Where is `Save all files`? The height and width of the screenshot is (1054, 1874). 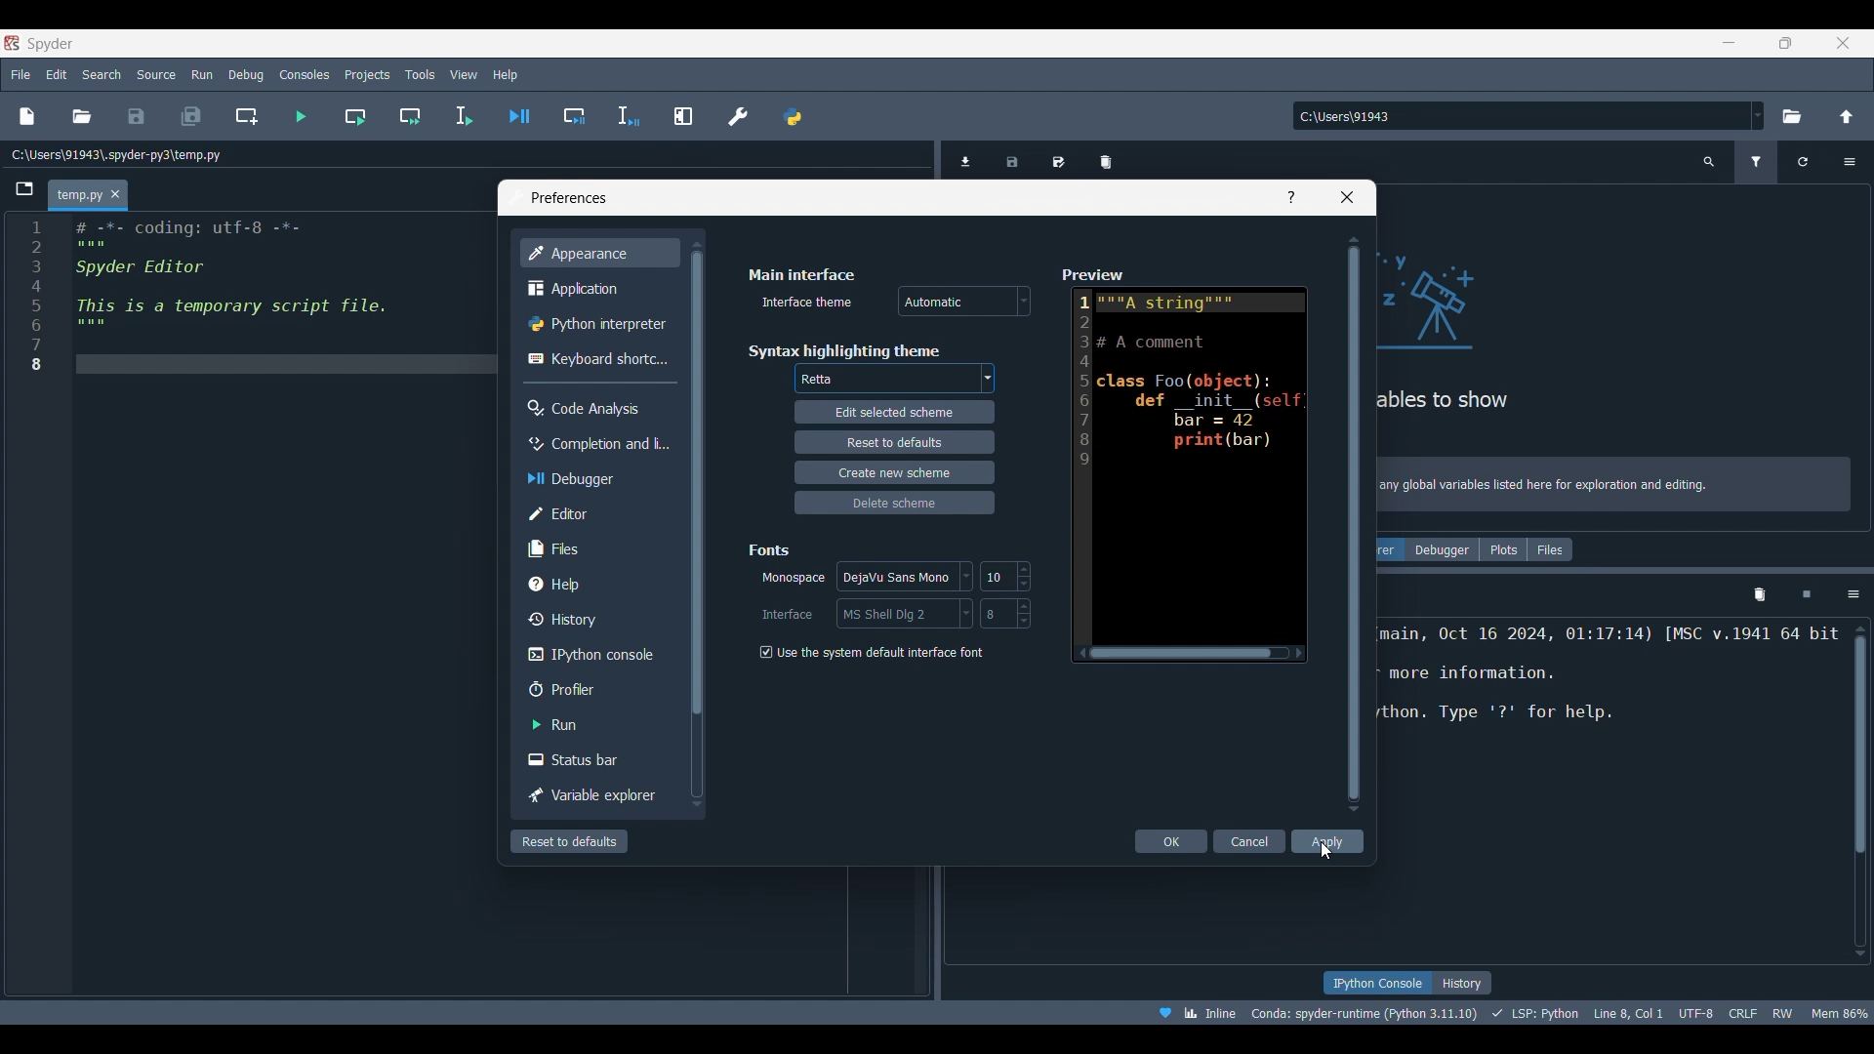 Save all files is located at coordinates (190, 116).